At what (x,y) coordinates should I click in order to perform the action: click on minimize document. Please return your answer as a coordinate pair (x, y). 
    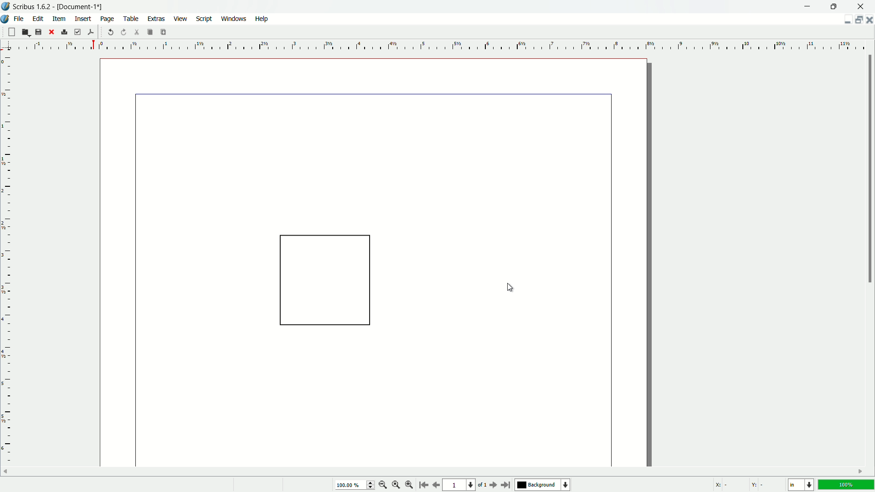
    Looking at the image, I should click on (843, 21).